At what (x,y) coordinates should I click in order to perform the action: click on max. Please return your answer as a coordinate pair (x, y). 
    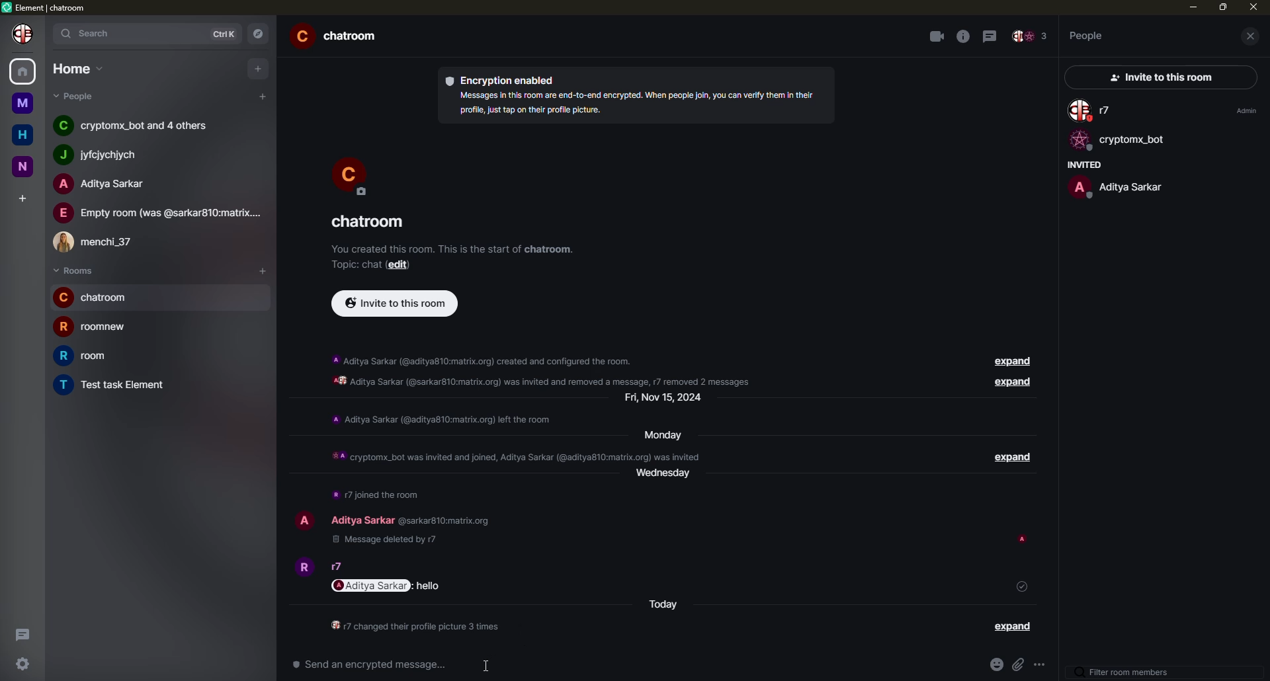
    Looking at the image, I should click on (1224, 7).